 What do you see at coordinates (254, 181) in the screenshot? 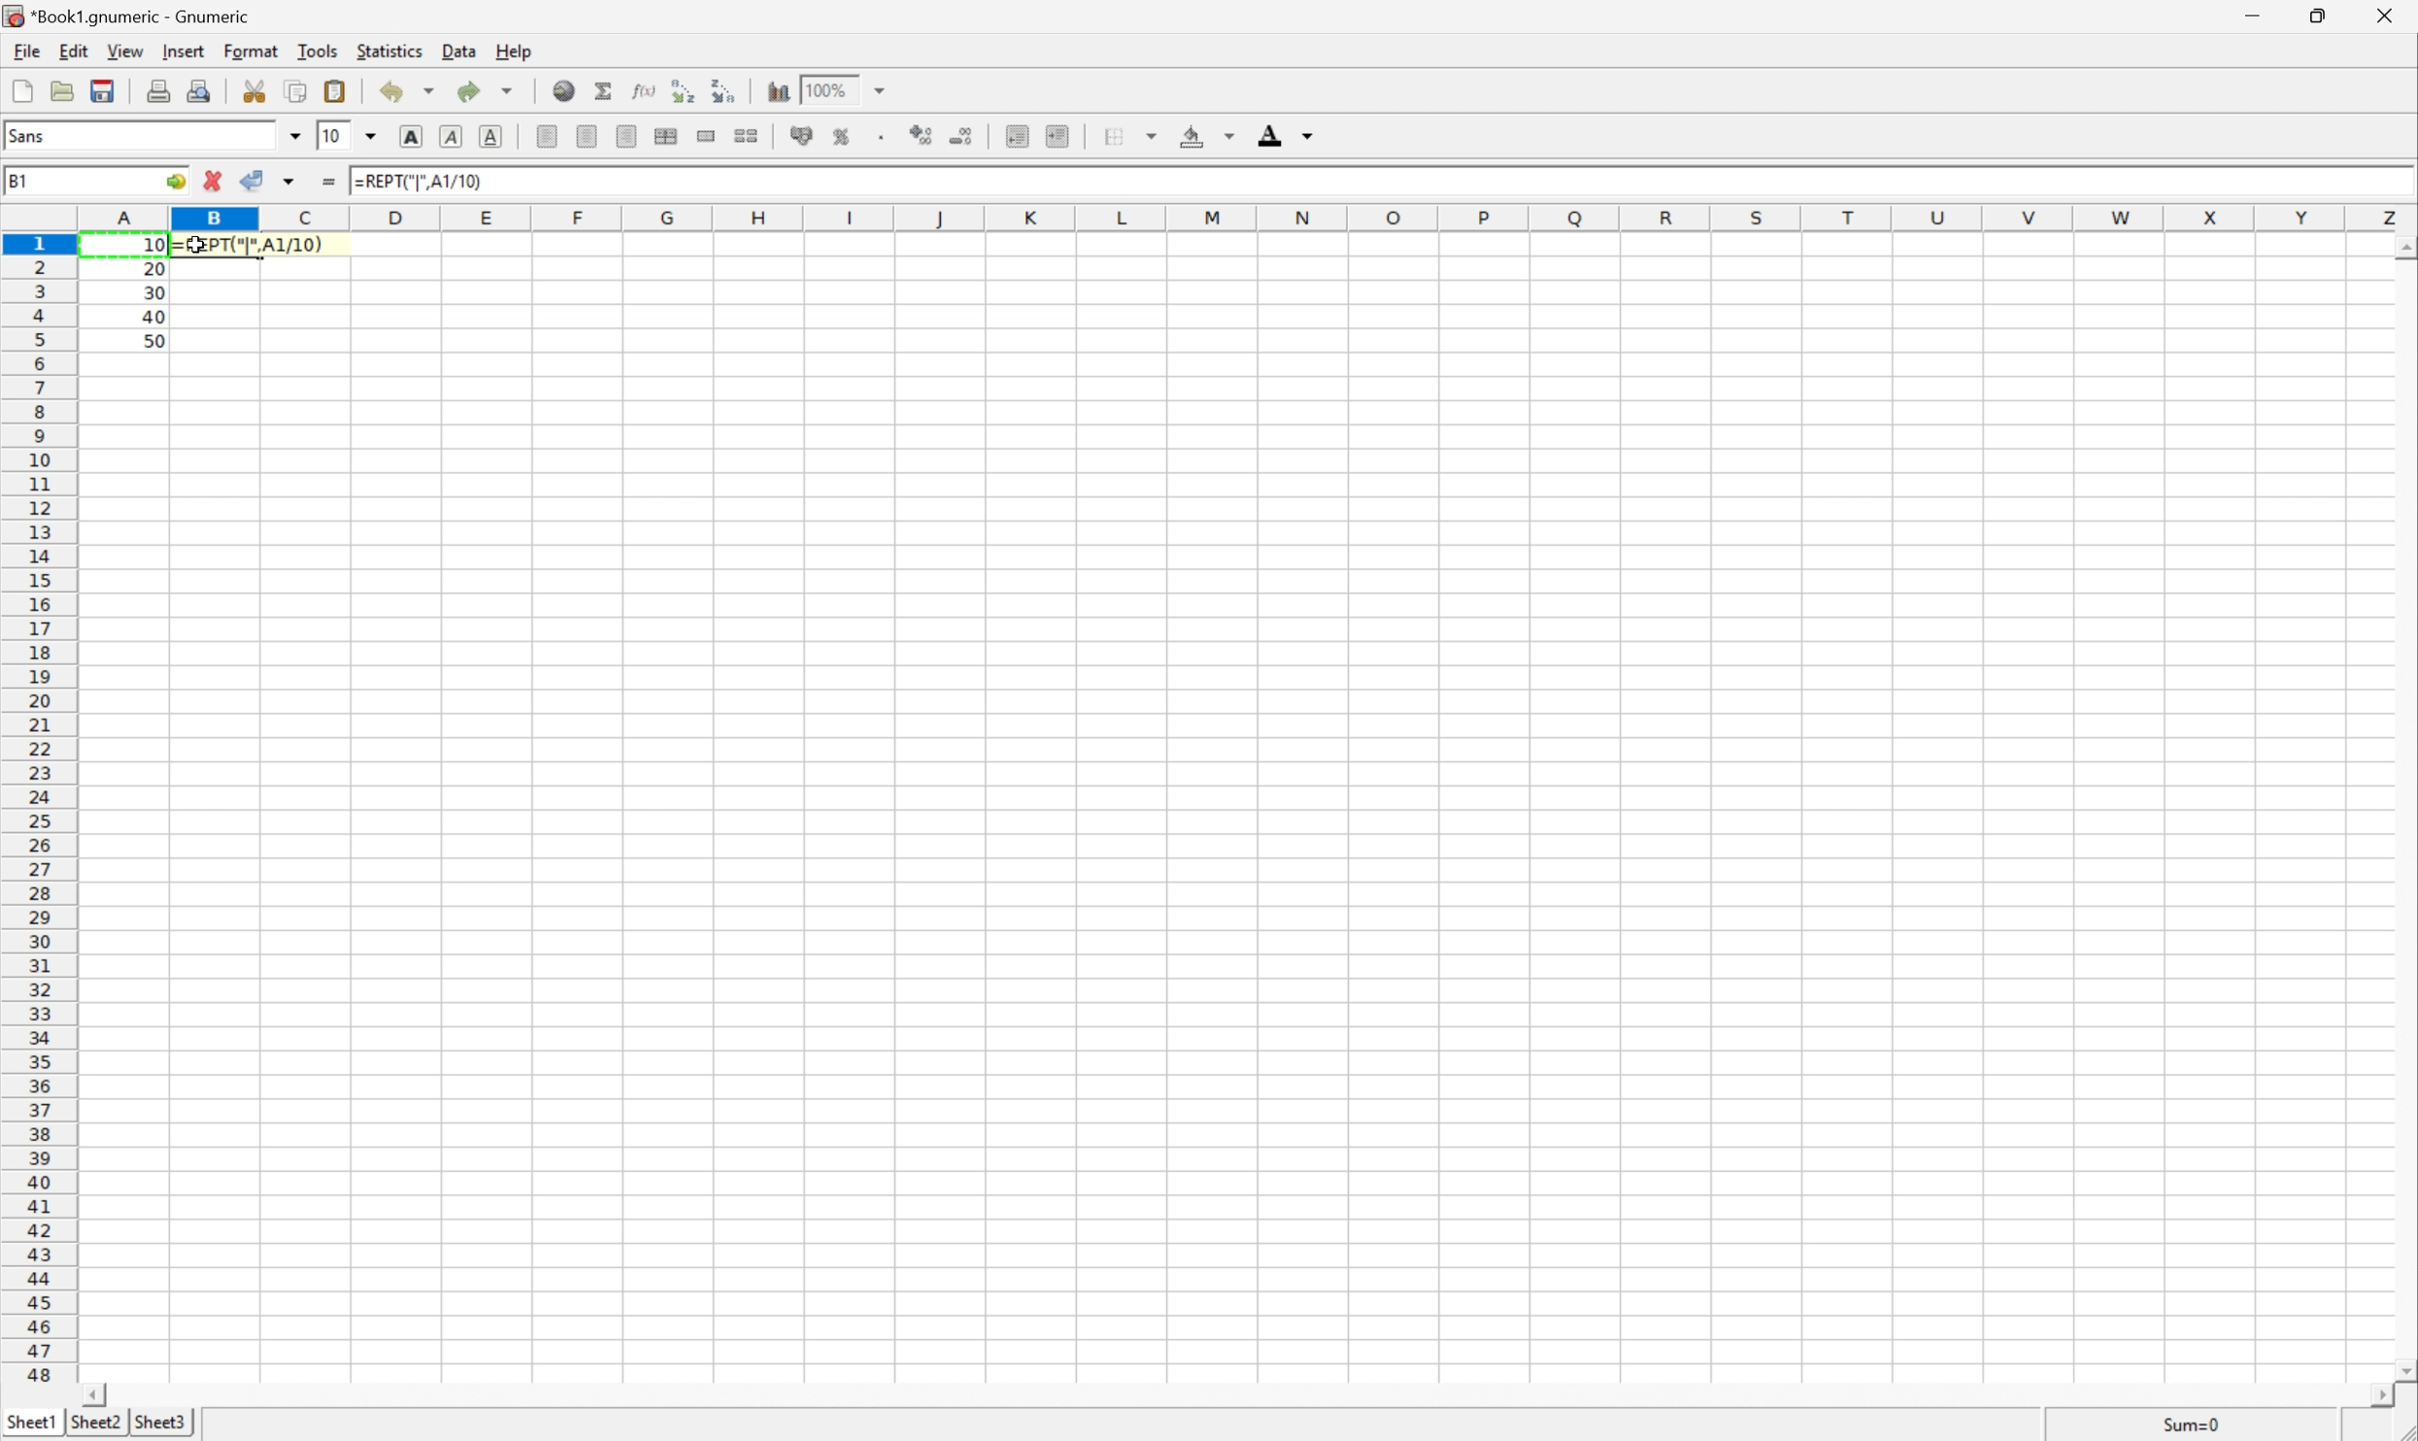
I see `Accept changes` at bounding box center [254, 181].